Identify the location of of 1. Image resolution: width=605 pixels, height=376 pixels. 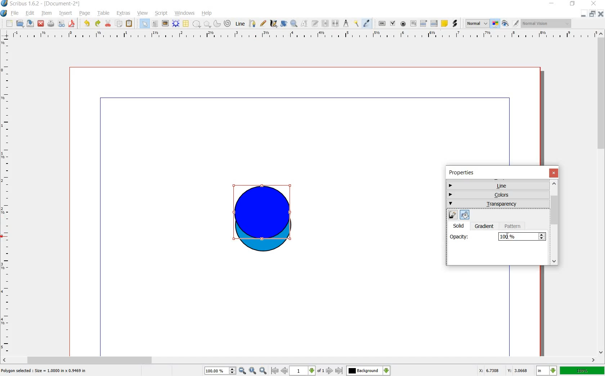
(321, 371).